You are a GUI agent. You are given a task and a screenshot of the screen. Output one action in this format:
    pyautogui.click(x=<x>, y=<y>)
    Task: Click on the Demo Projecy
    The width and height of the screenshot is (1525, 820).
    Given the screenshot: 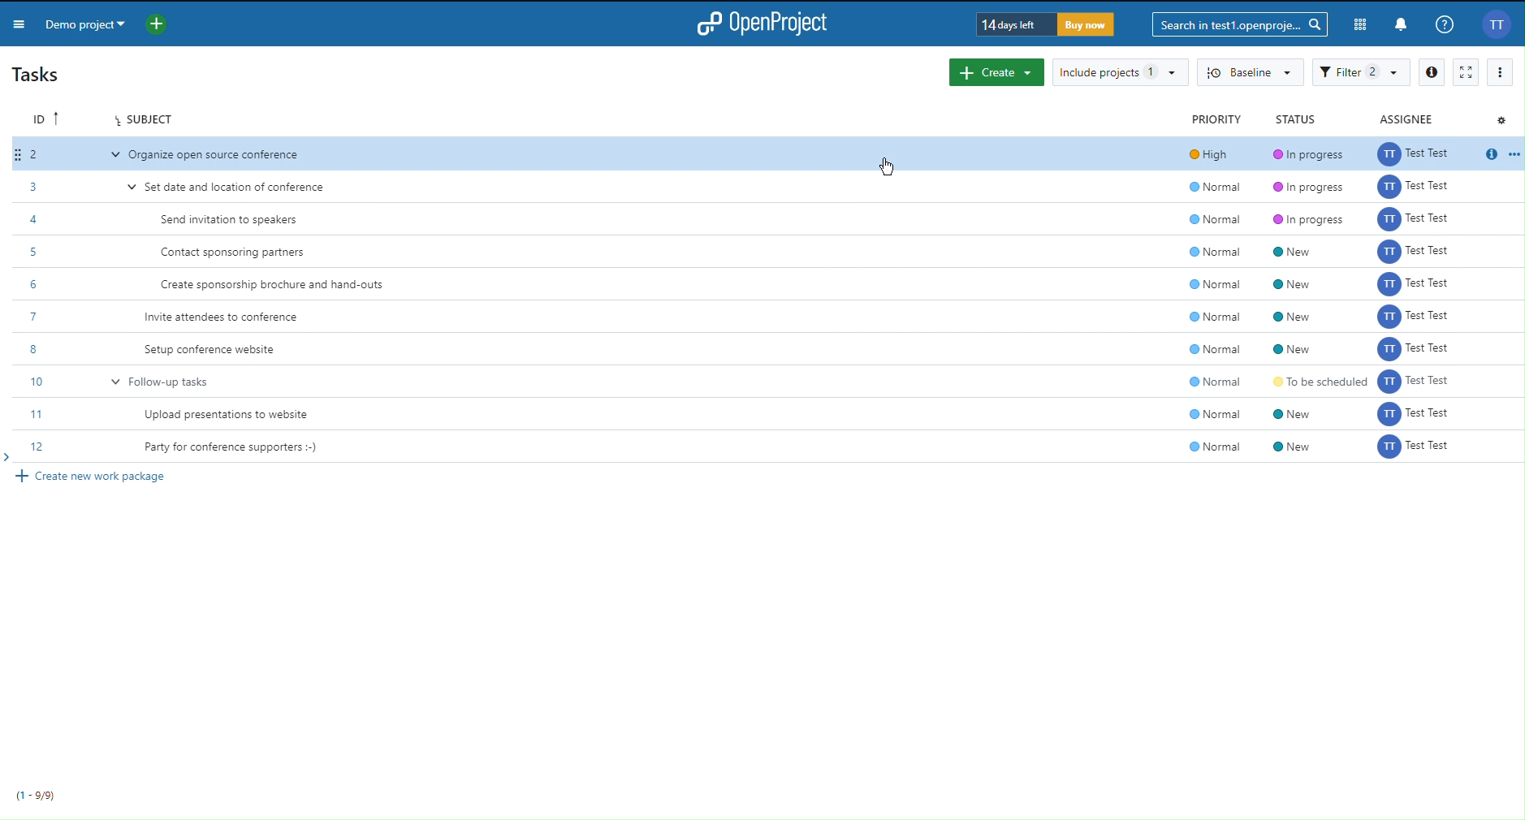 What is the action you would take?
    pyautogui.click(x=106, y=23)
    